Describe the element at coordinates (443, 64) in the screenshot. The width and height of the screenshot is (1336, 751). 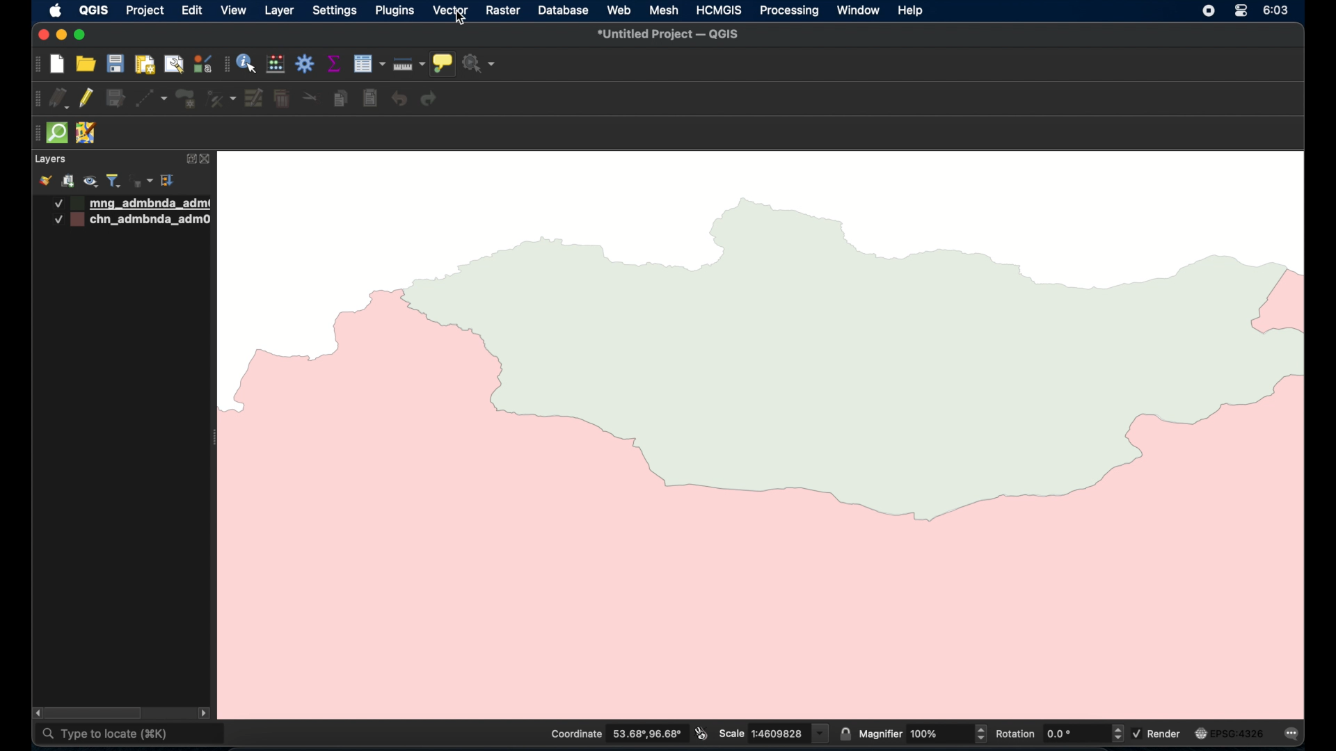
I see `show map tips` at that location.